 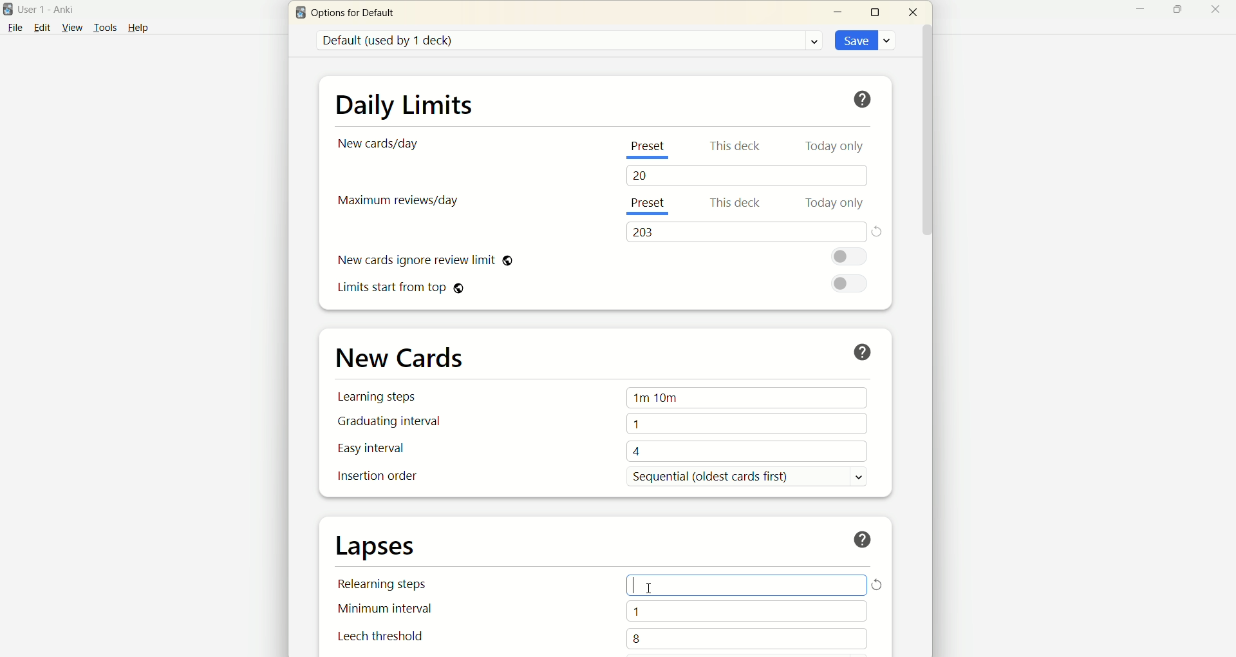 What do you see at coordinates (747, 611) in the screenshot?
I see `1` at bounding box center [747, 611].